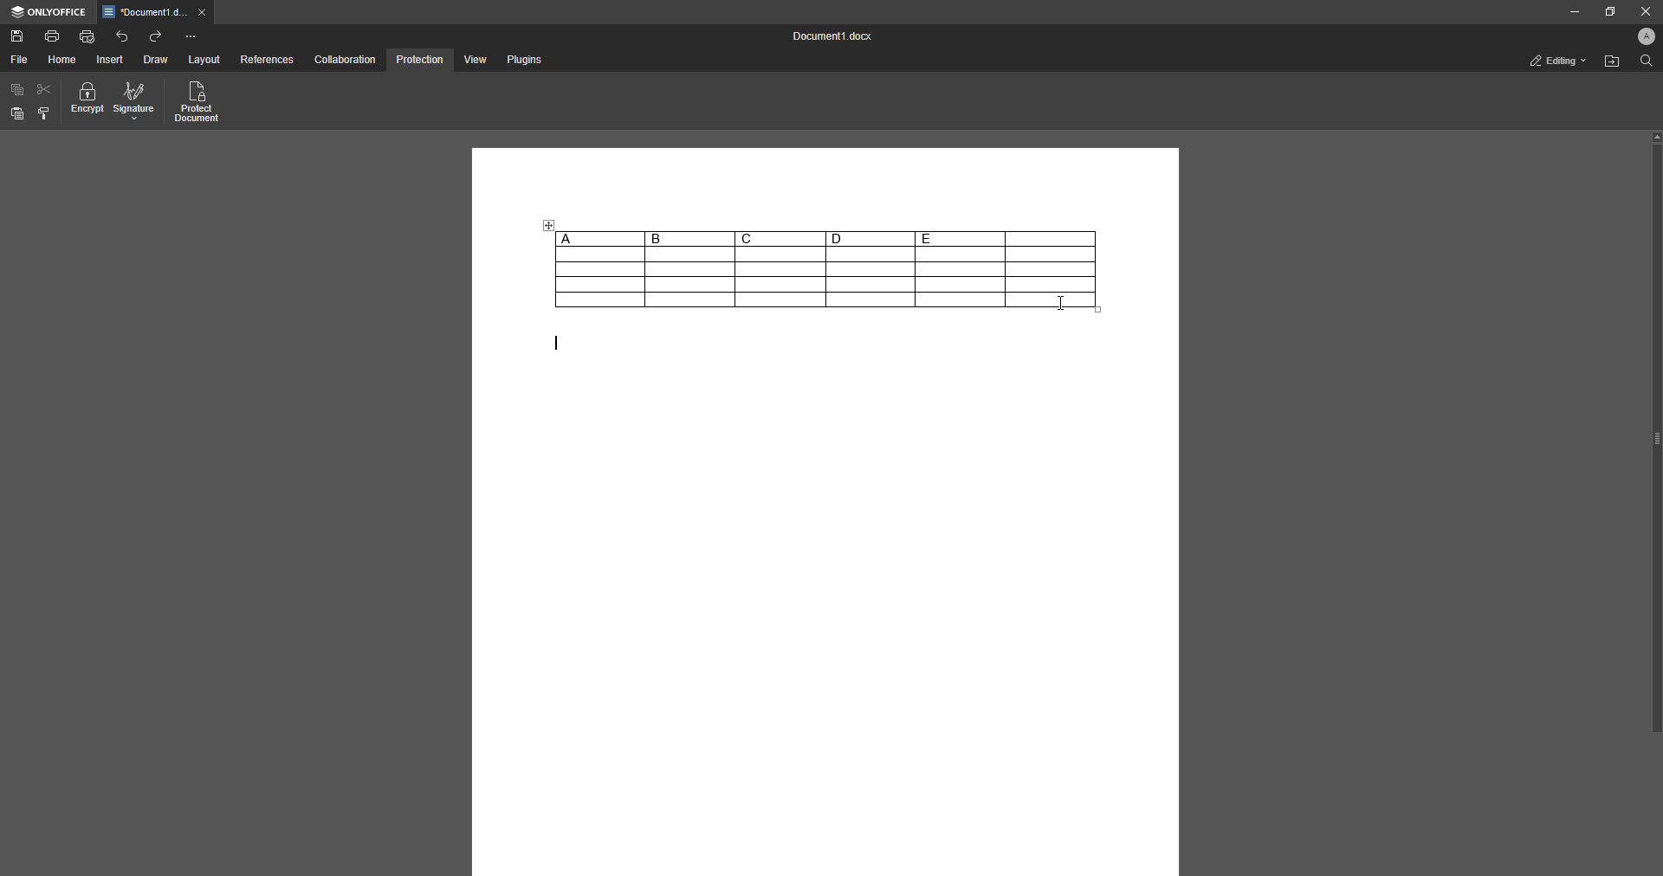 The height and width of the screenshot is (876, 1663). Describe the element at coordinates (49, 12) in the screenshot. I see `ONLYOFFICE` at that location.